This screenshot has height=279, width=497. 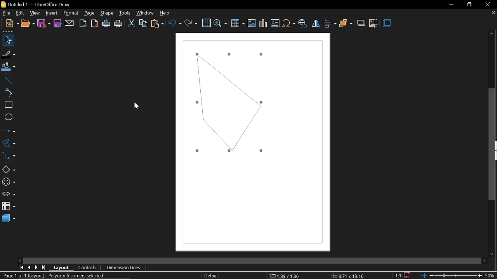 I want to click on curves and polygons, so click(x=9, y=143).